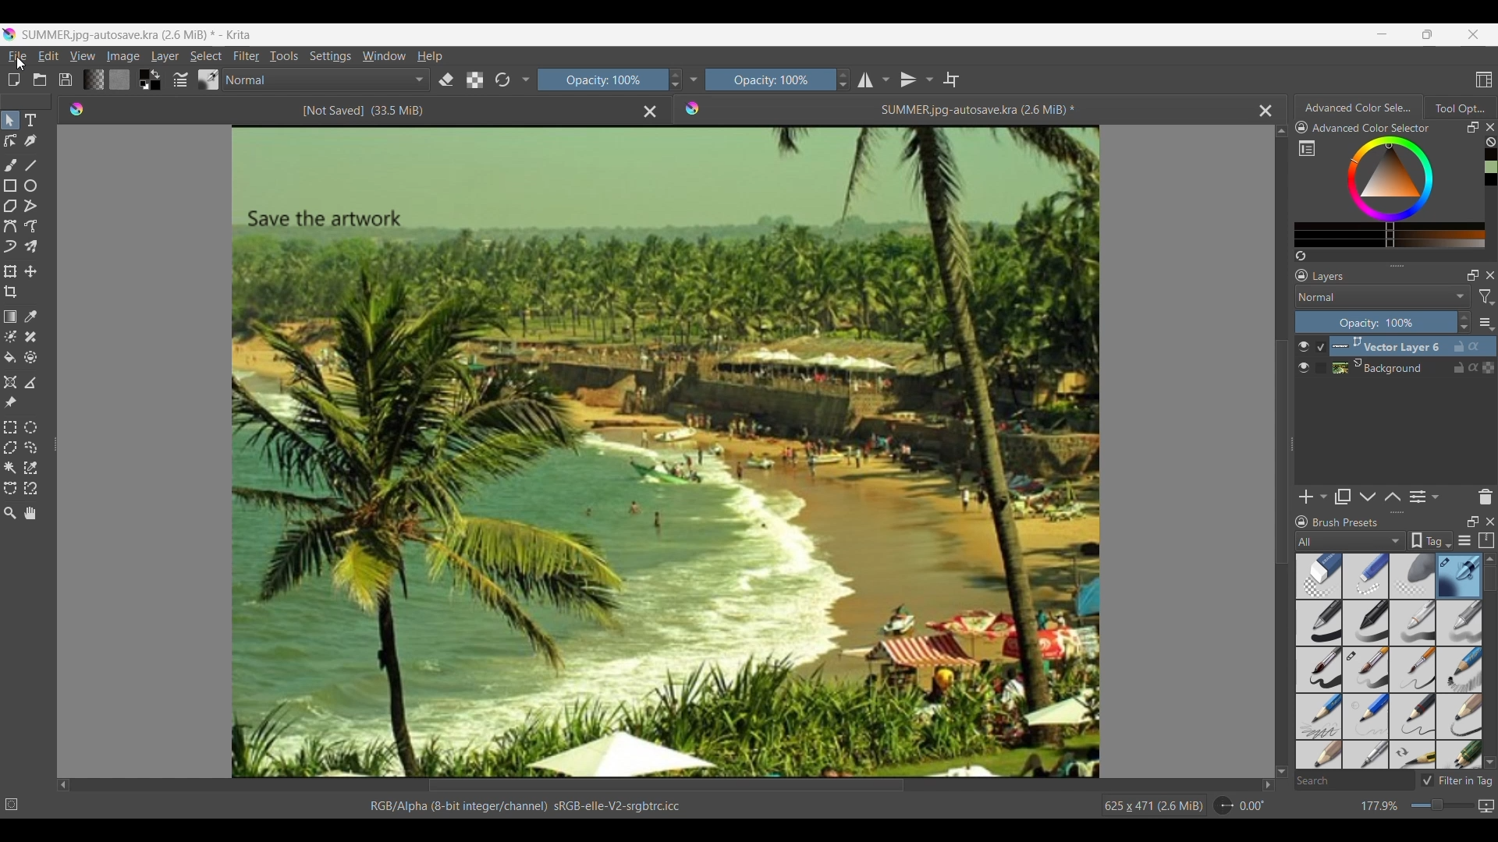 The height and width of the screenshot is (842, 1498). What do you see at coordinates (1472, 522) in the screenshot?
I see `Float panel` at bounding box center [1472, 522].